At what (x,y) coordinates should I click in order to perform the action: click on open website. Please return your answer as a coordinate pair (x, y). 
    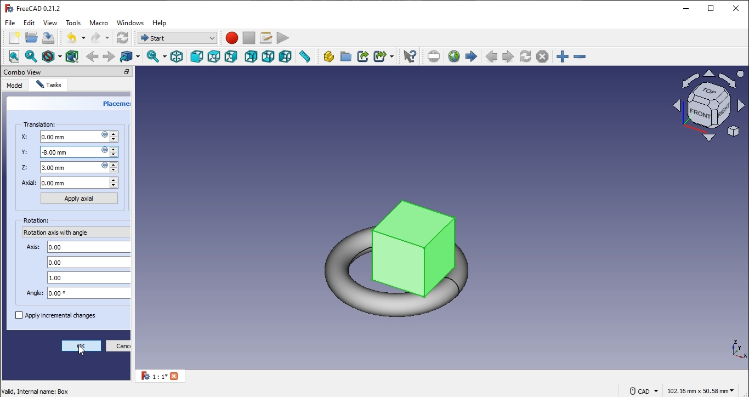
    Looking at the image, I should click on (453, 55).